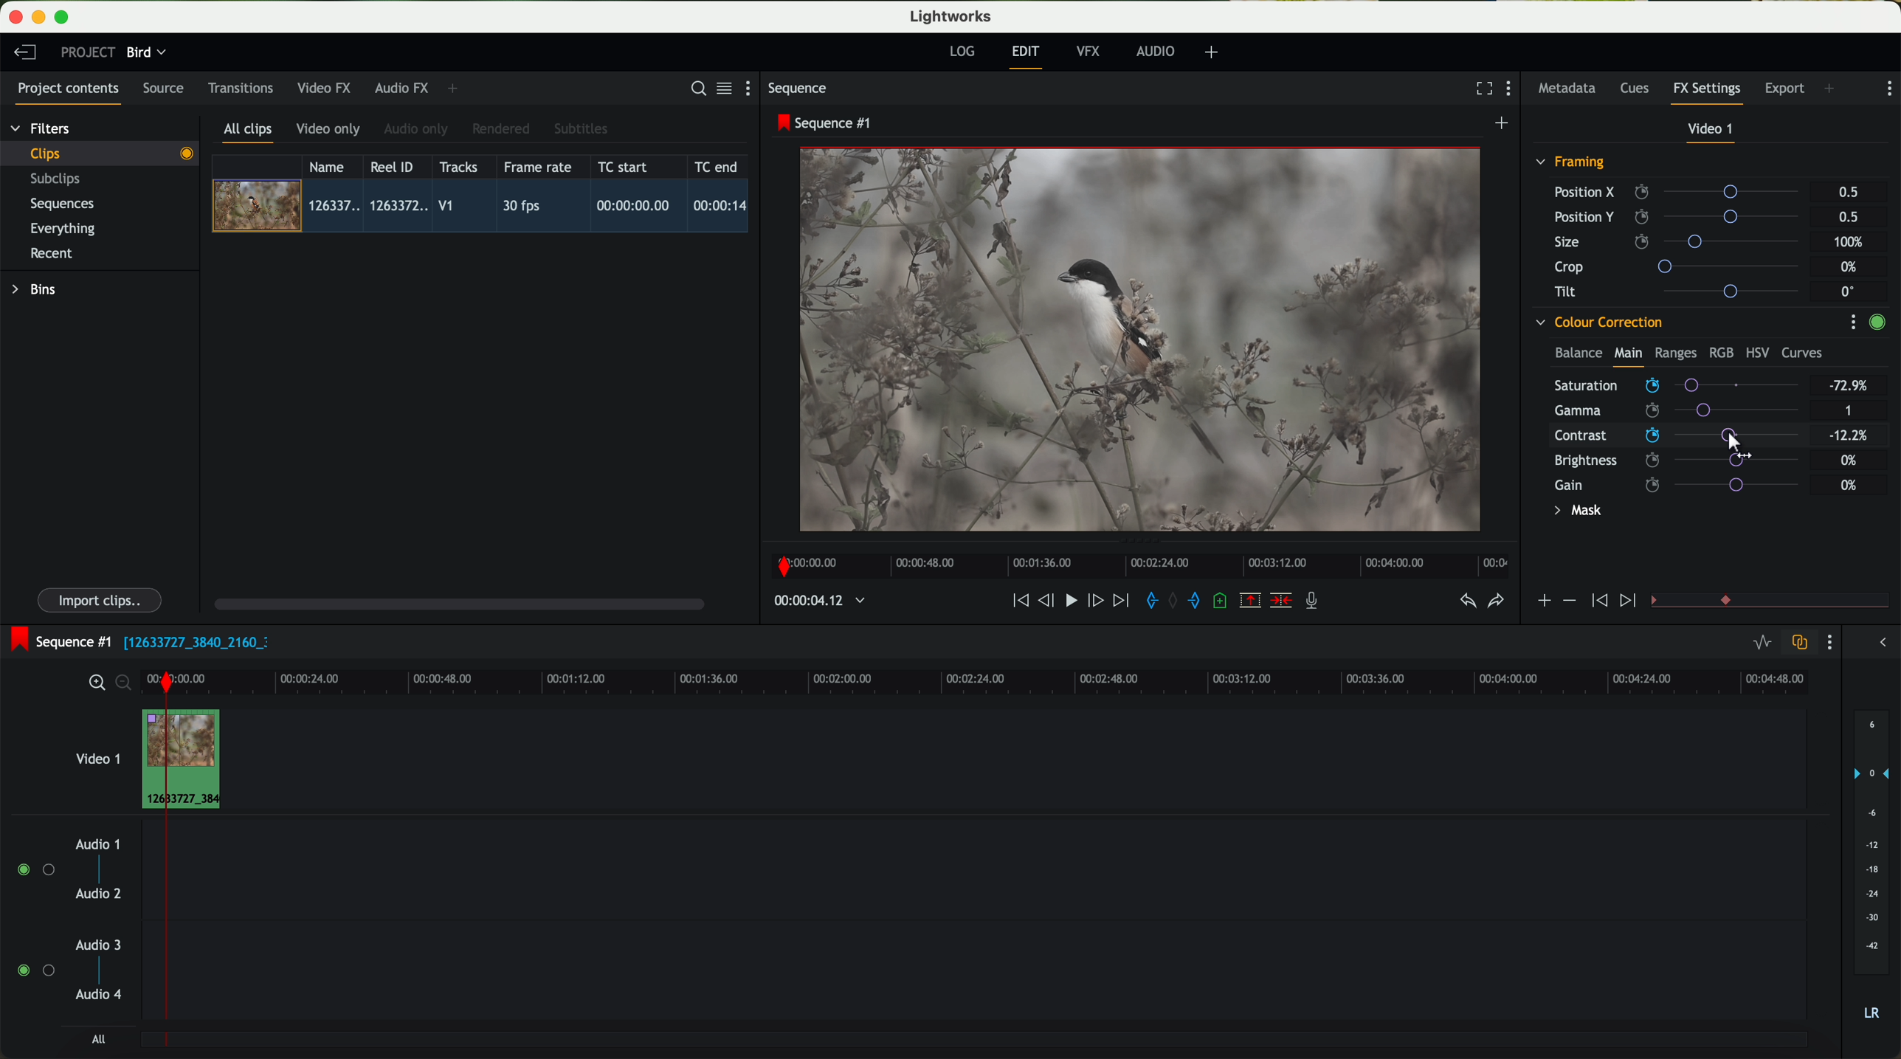 This screenshot has height=1059, width=1901. I want to click on zoom in, so click(94, 683).